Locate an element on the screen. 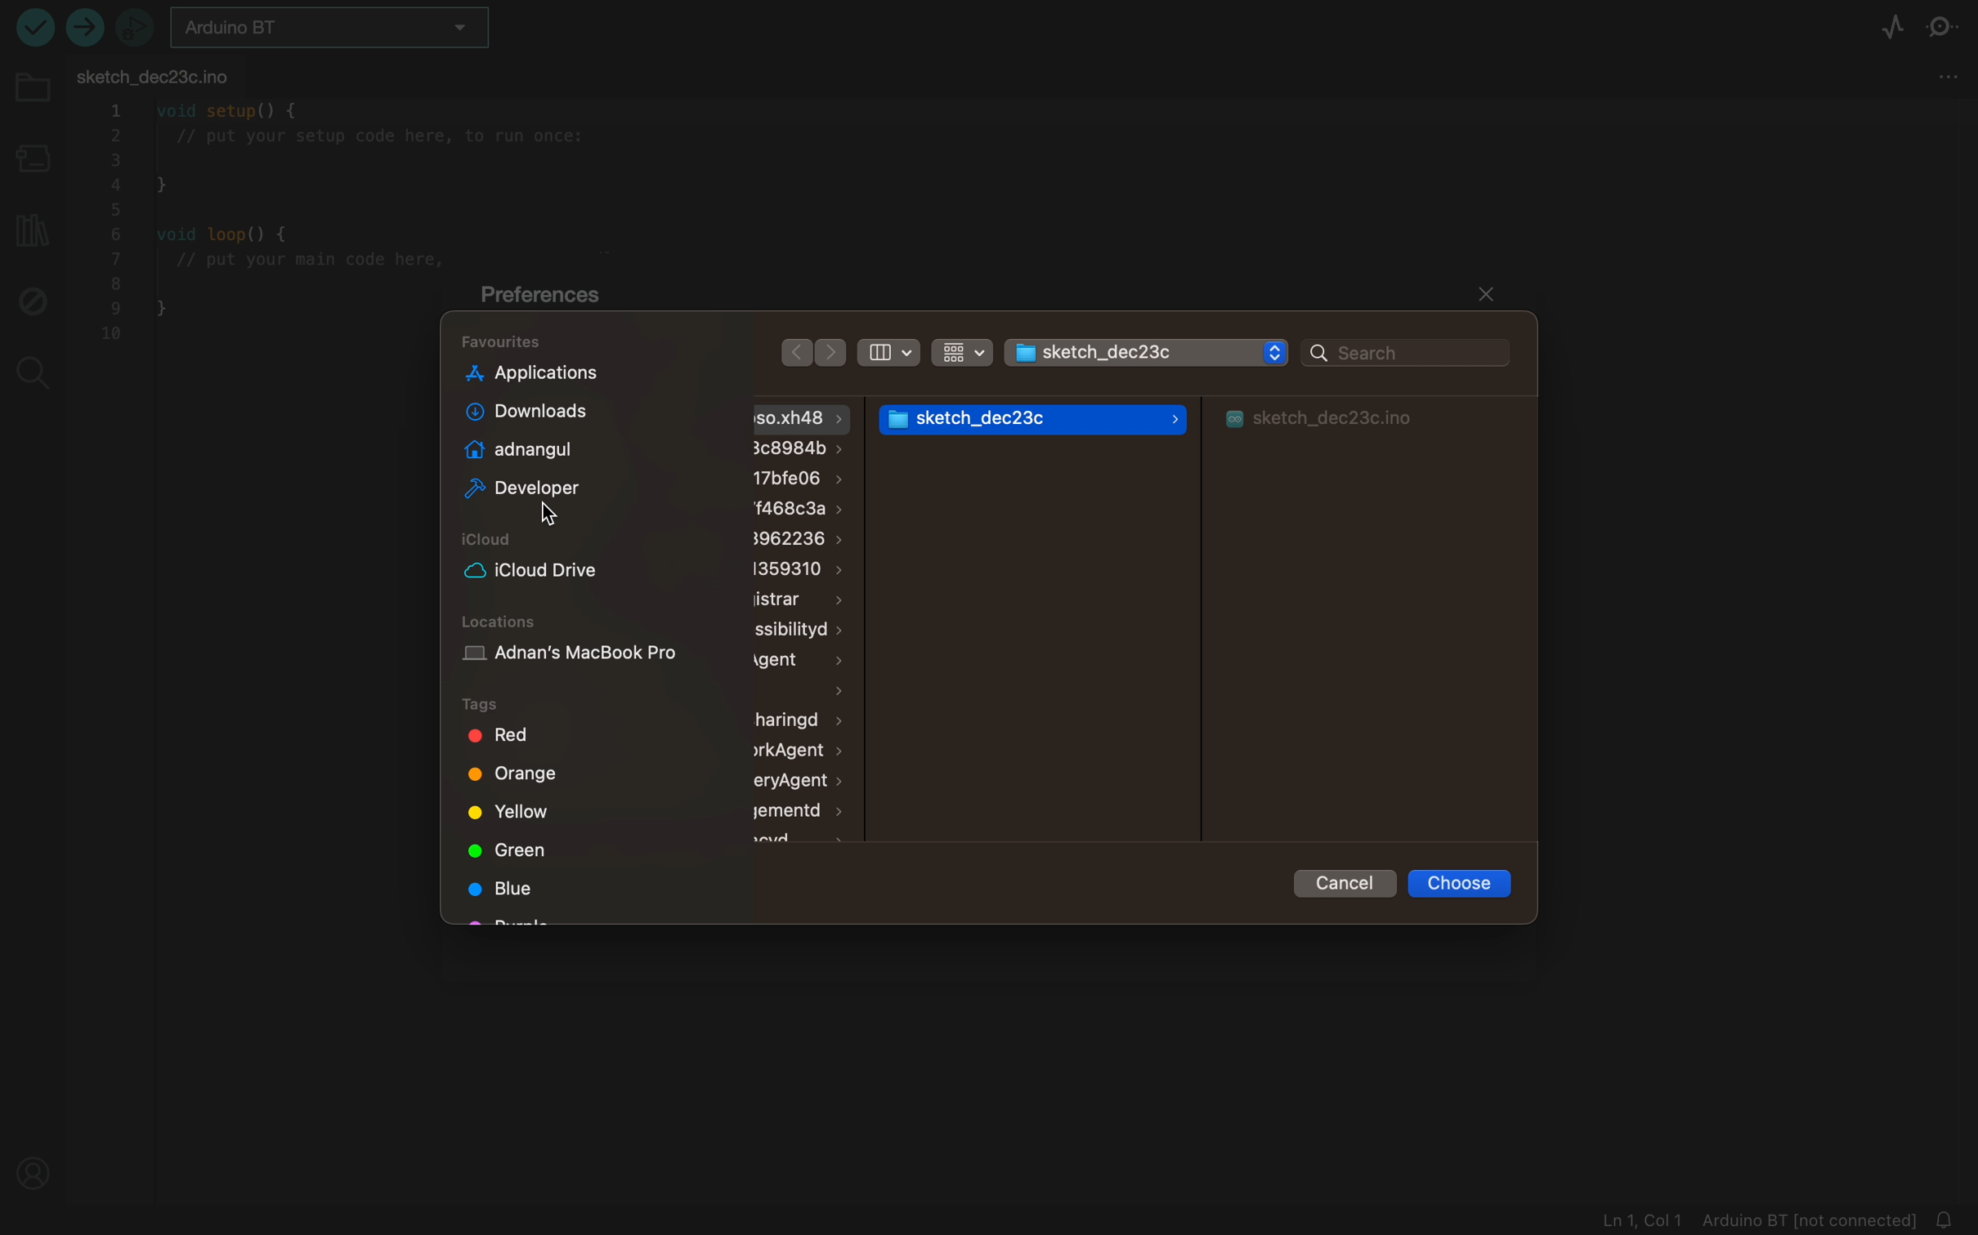  yellow is located at coordinates (511, 816).